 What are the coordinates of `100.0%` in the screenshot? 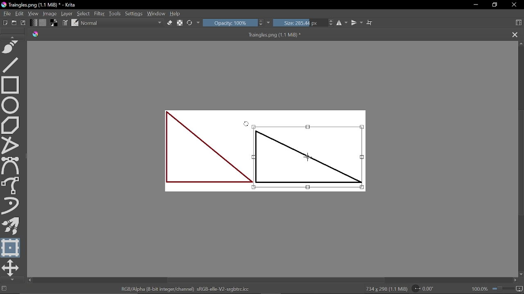 It's located at (497, 289).